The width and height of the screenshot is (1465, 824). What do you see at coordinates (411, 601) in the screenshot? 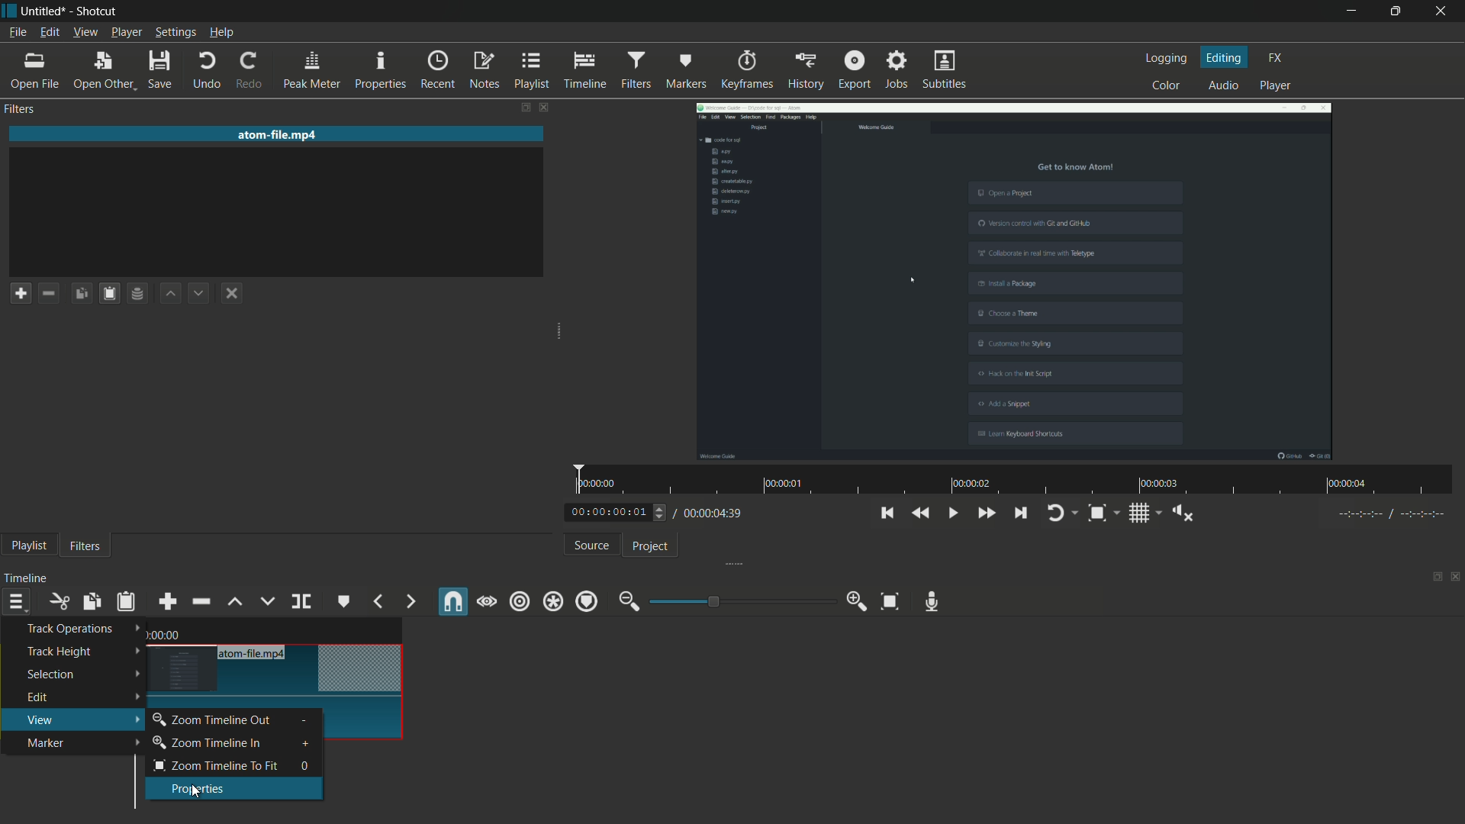
I see `next marker` at bounding box center [411, 601].